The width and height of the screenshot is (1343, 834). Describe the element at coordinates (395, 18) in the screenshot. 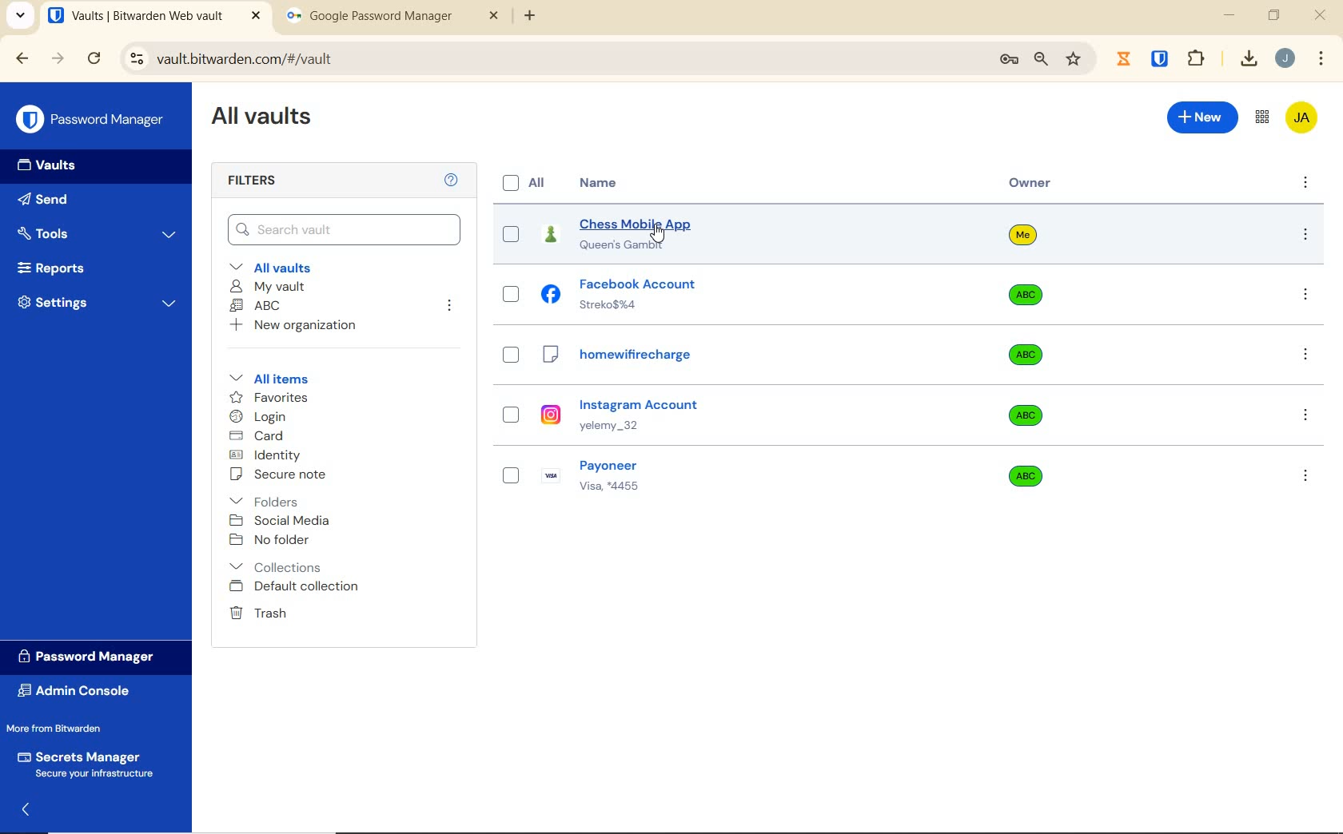

I see `tab` at that location.